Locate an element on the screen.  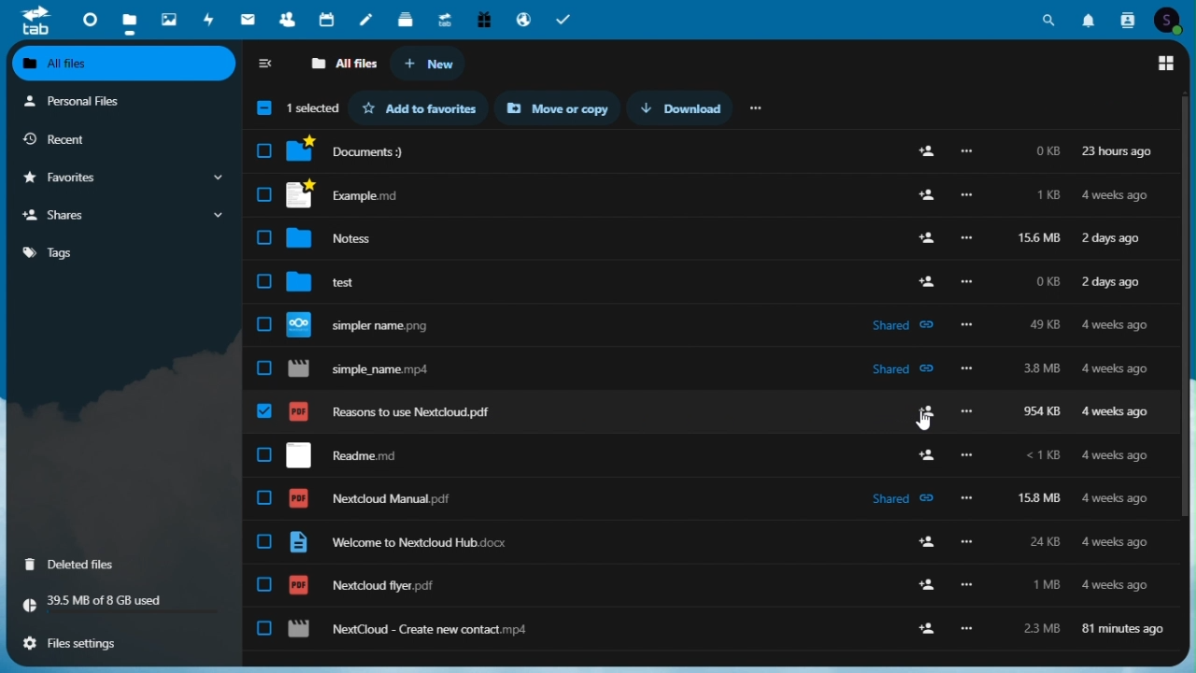
tab is located at coordinates (31, 21).